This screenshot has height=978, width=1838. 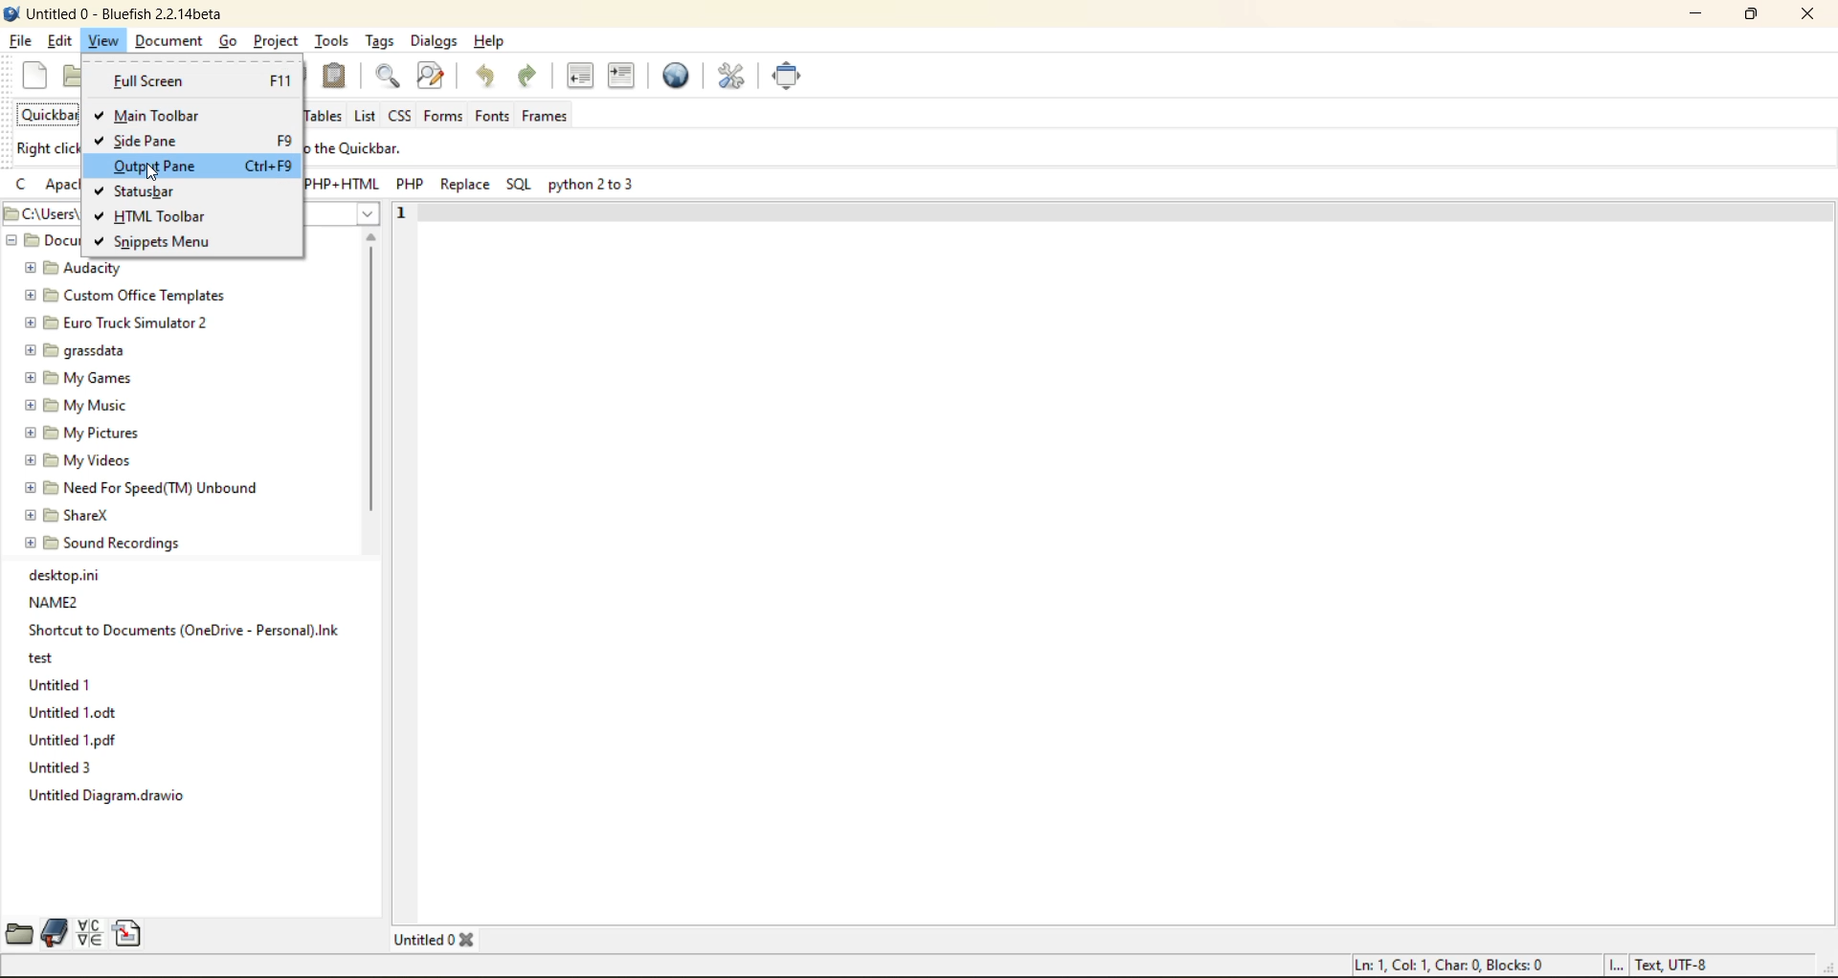 I want to click on Untitled 3, so click(x=62, y=766).